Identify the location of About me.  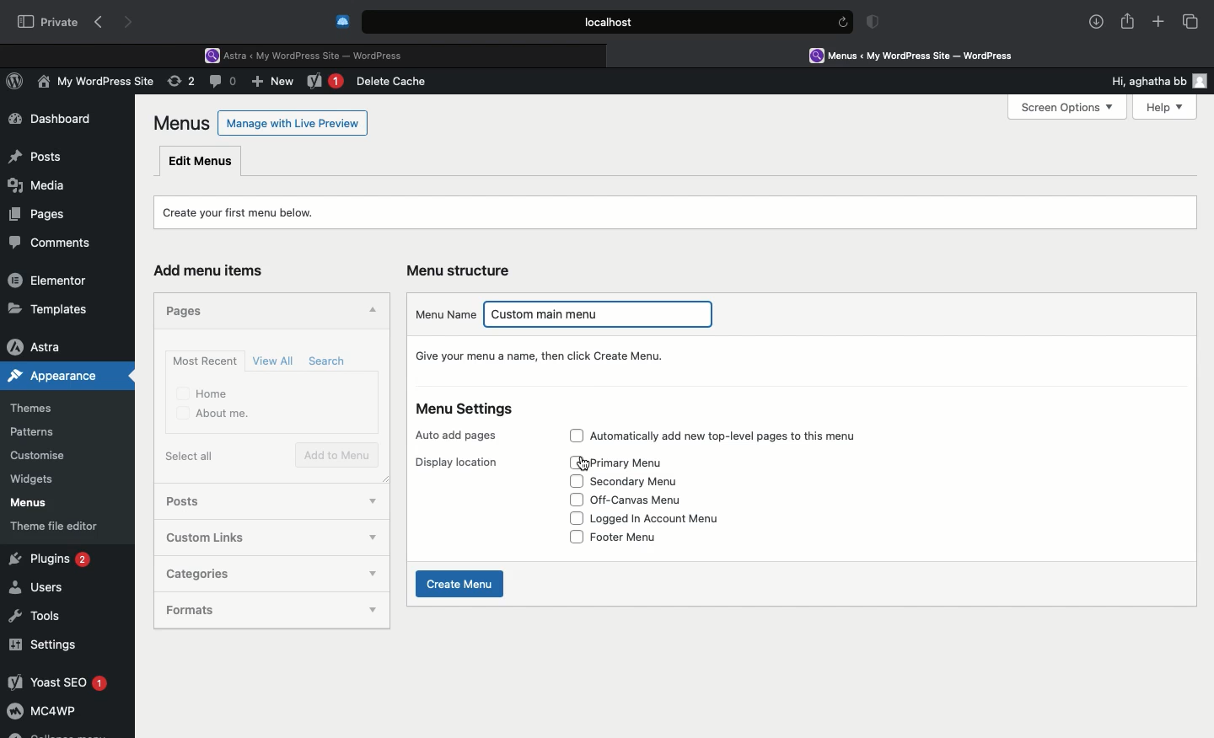
(214, 414).